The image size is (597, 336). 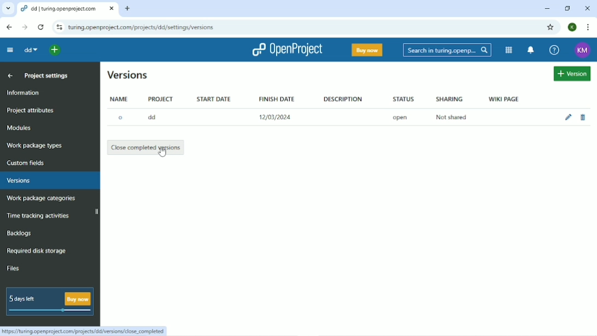 What do you see at coordinates (67, 8) in the screenshot?
I see `dd|turing.openproject.com` at bounding box center [67, 8].